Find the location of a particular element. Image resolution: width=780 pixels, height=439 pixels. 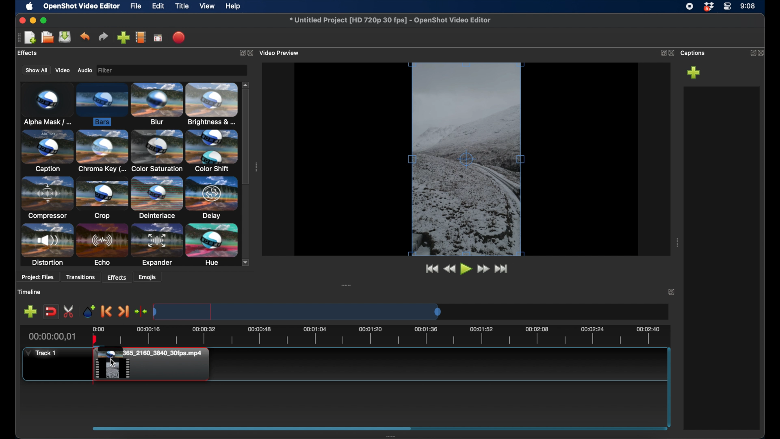

hue is located at coordinates (211, 245).